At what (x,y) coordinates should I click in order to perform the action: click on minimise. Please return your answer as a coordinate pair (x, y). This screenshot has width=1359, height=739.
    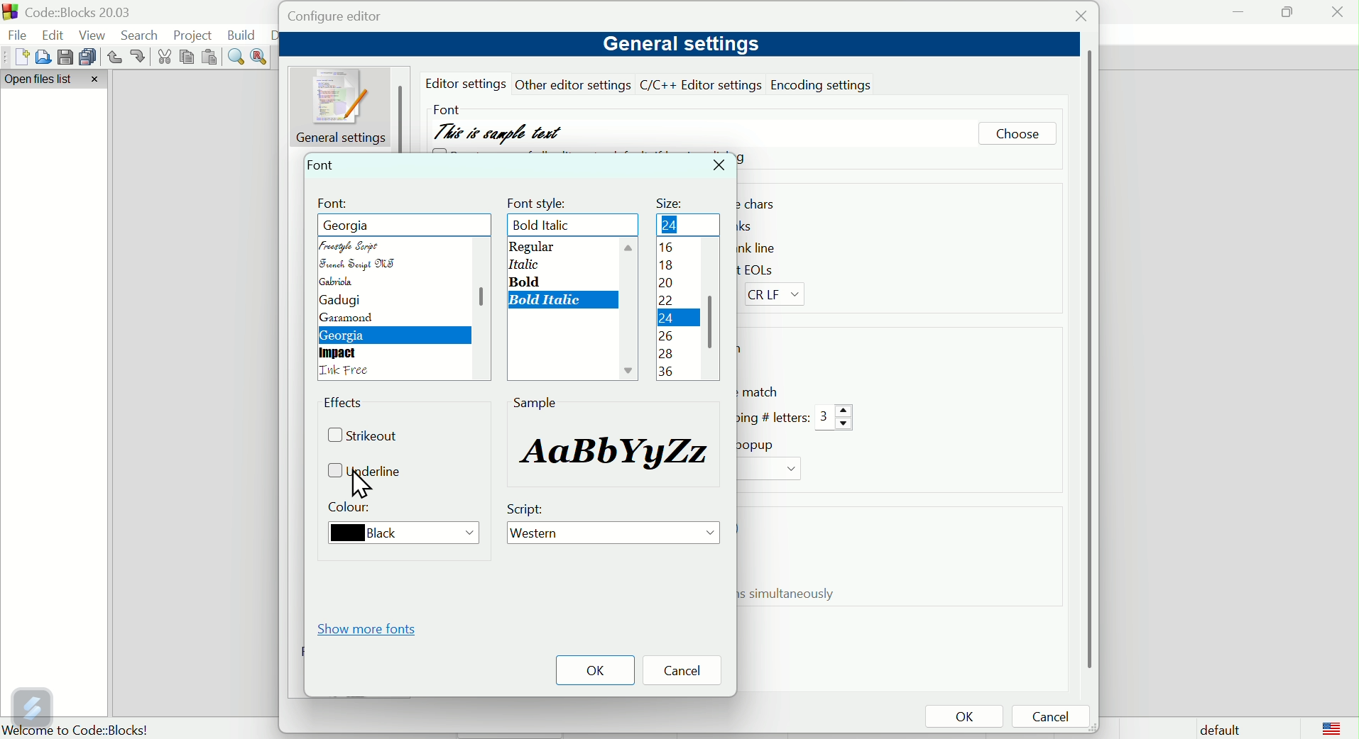
    Looking at the image, I should click on (1239, 11).